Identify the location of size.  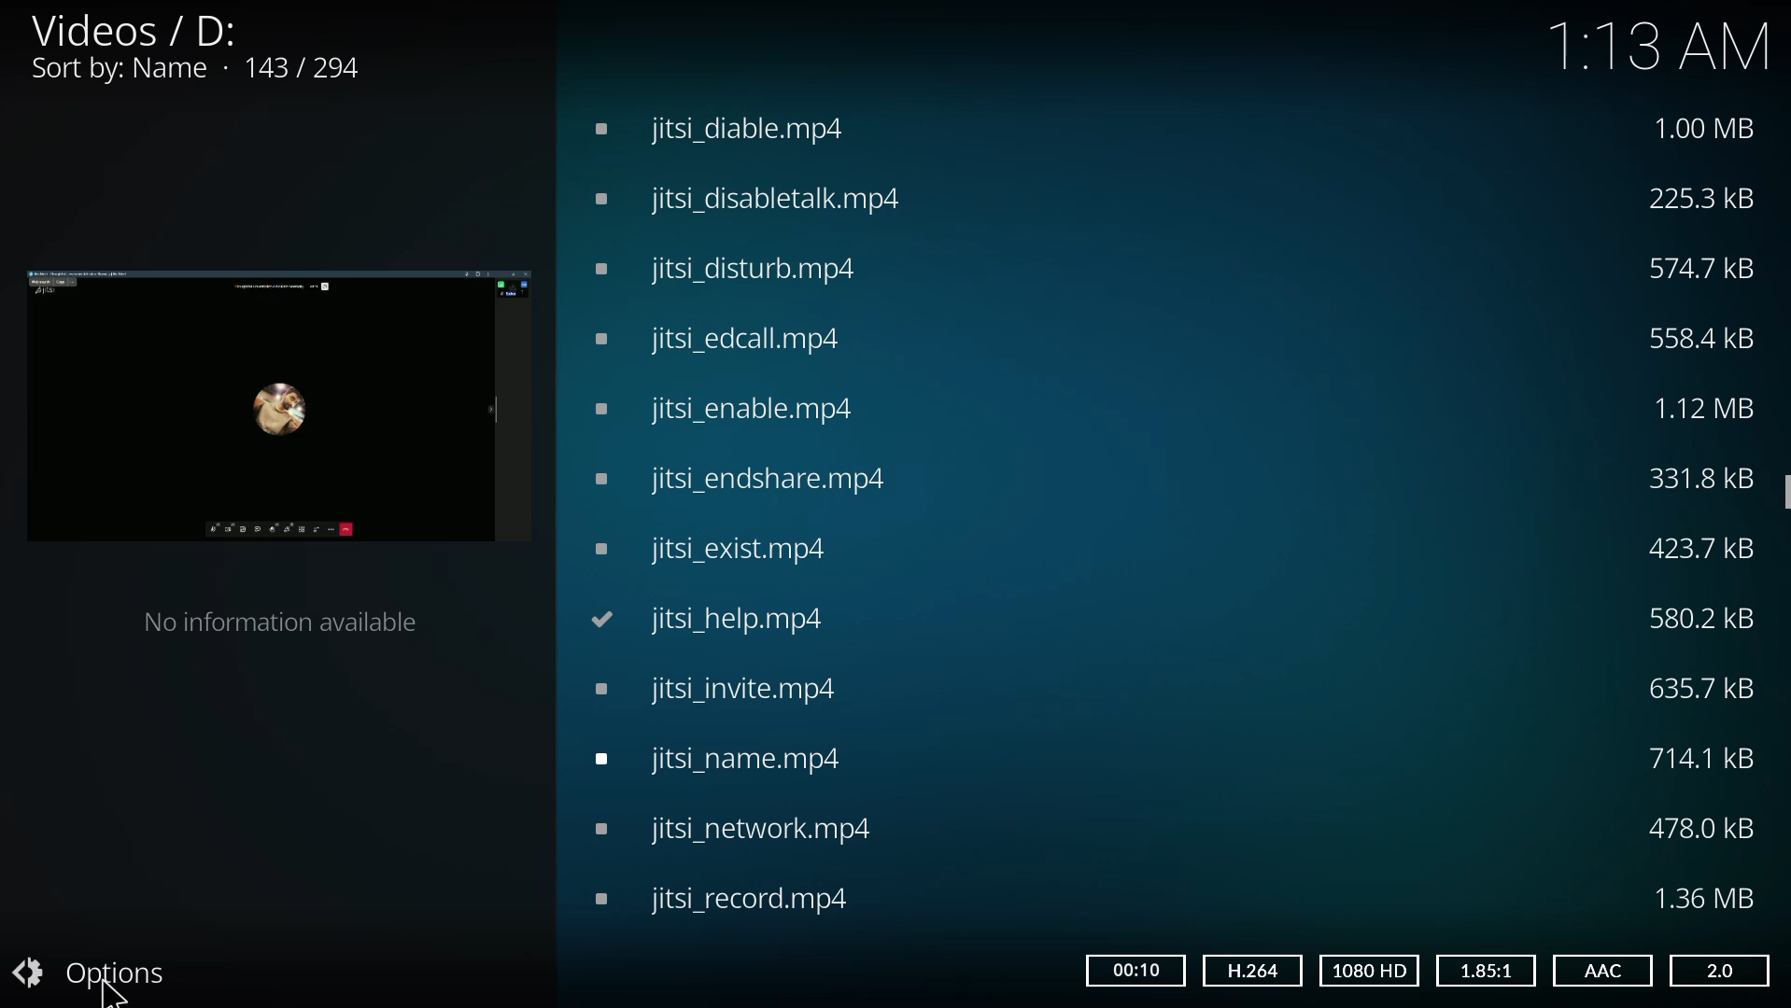
(1702, 760).